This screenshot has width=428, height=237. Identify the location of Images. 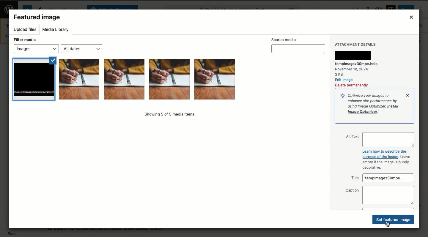
(124, 80).